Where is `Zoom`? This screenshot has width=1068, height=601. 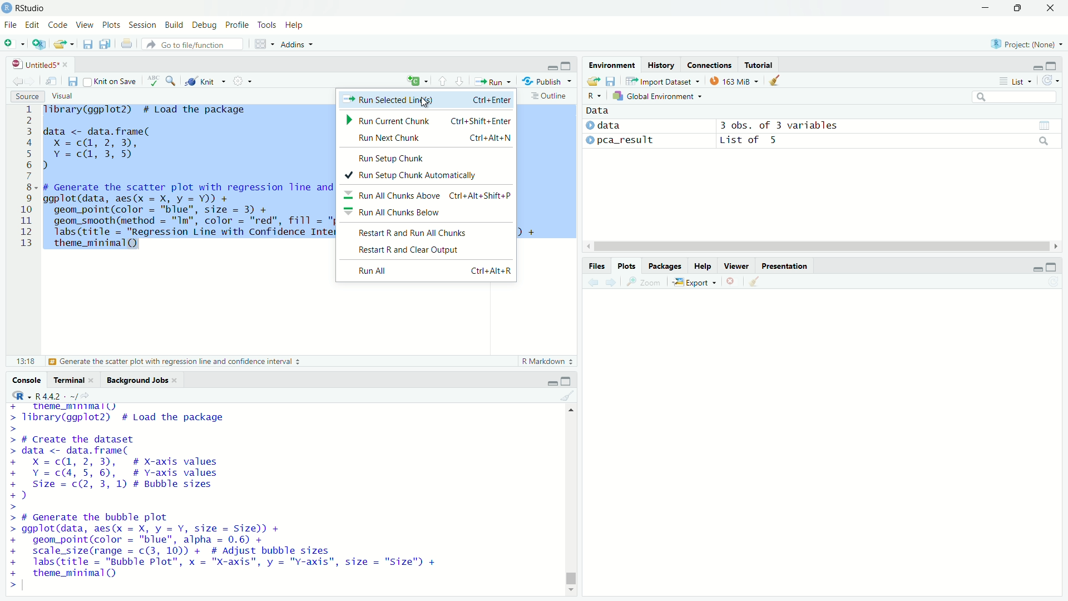
Zoom is located at coordinates (645, 282).